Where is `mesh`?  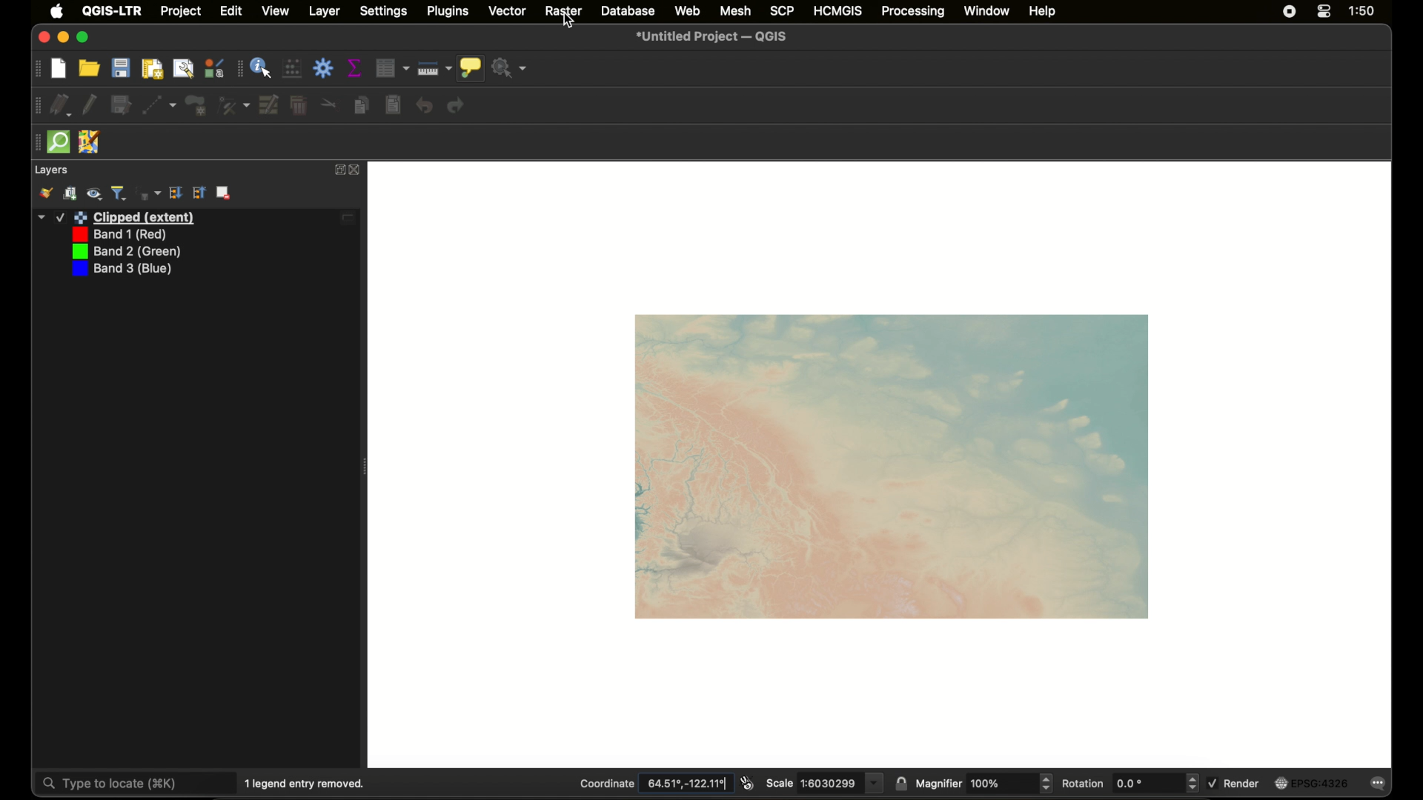 mesh is located at coordinates (735, 10).